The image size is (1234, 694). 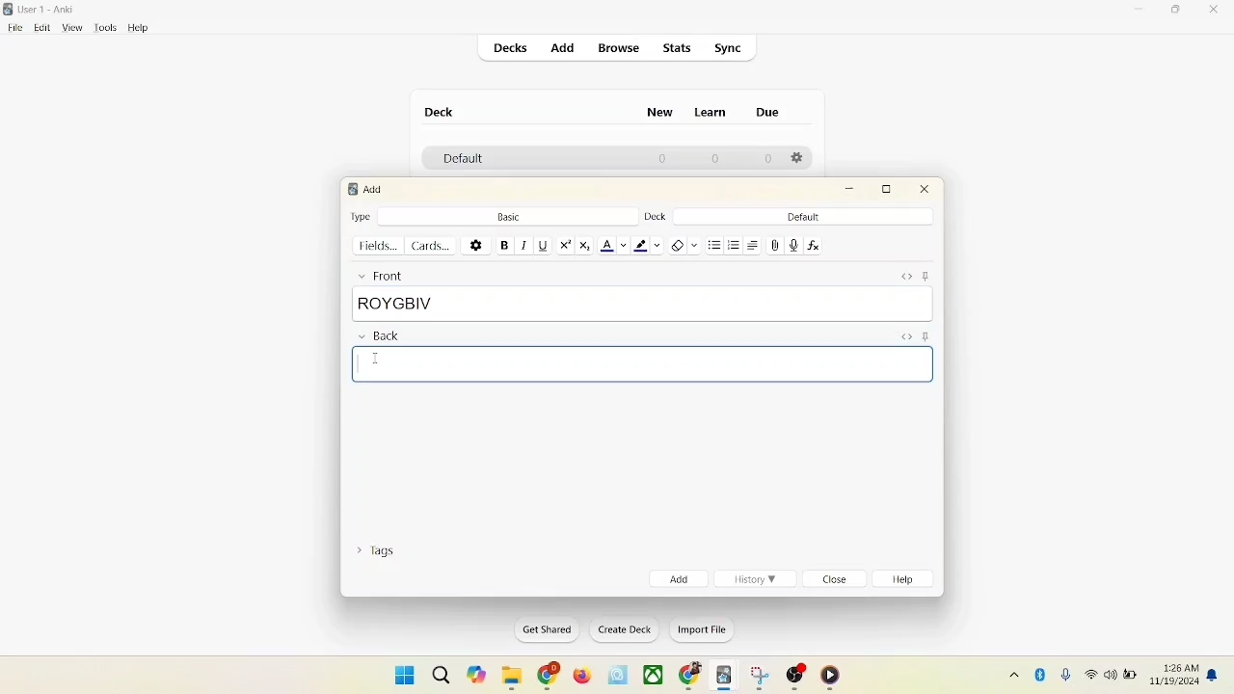 I want to click on User1-Anki, so click(x=50, y=10).